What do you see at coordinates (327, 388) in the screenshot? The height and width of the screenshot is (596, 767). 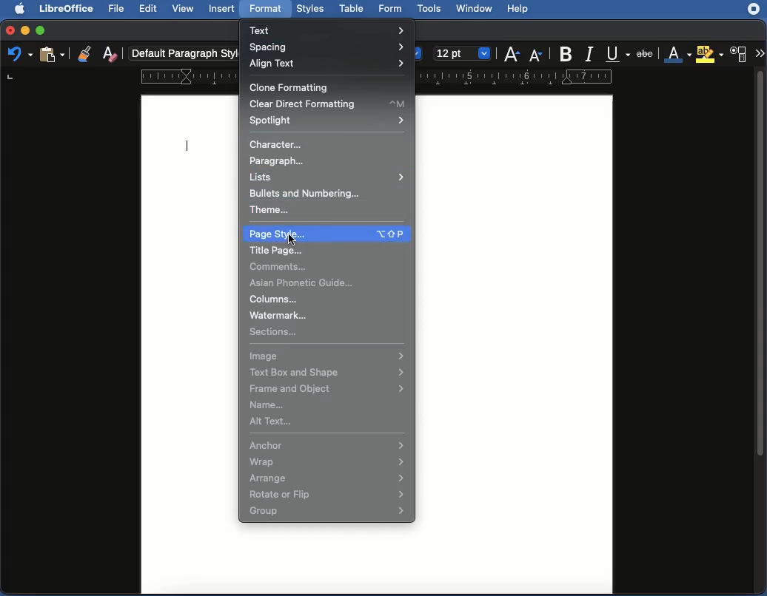 I see `Frame and object` at bounding box center [327, 388].